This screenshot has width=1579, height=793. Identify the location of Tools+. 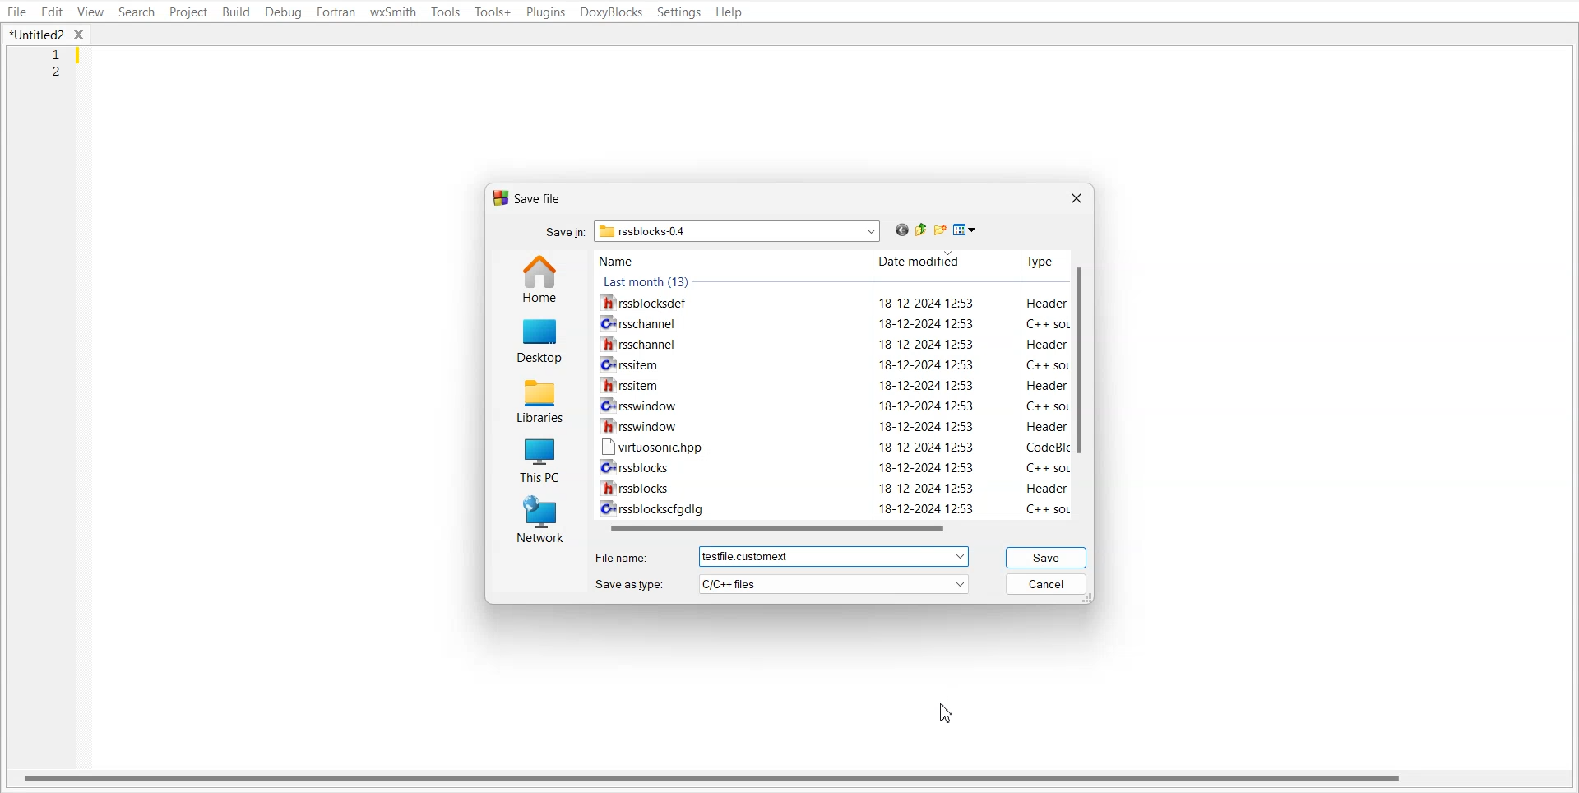
(493, 12).